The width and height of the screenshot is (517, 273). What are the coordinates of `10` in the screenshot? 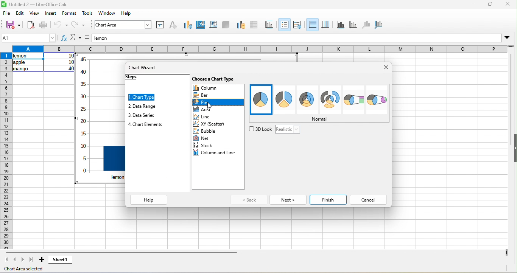 It's located at (71, 56).